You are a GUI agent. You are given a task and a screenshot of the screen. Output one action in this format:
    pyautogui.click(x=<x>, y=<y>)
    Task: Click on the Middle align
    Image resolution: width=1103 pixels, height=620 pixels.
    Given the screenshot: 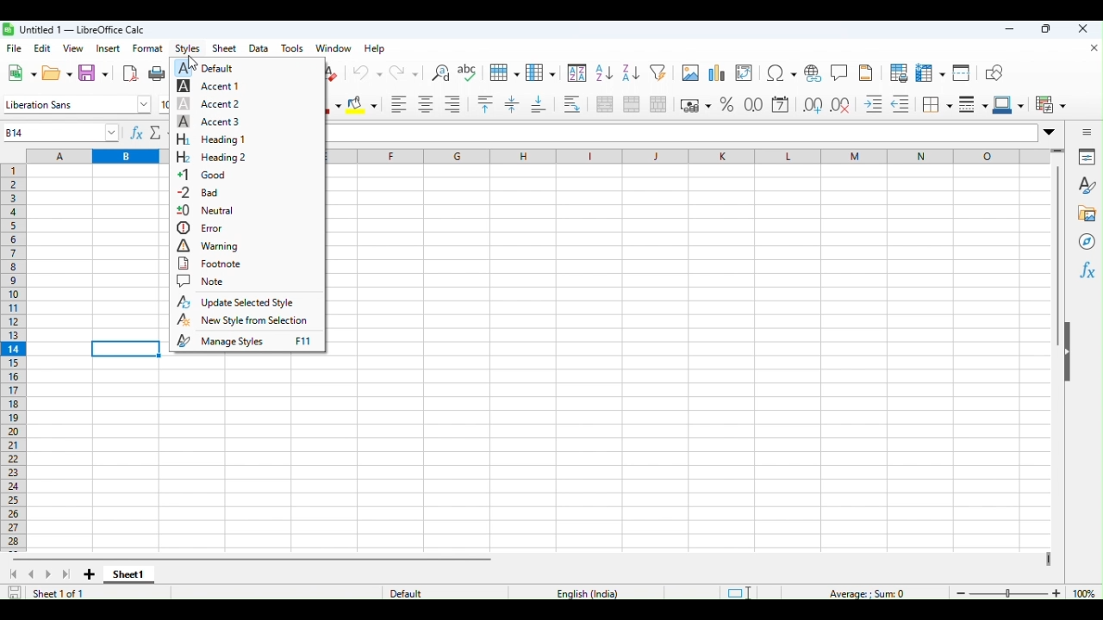 What is the action you would take?
    pyautogui.click(x=509, y=108)
    